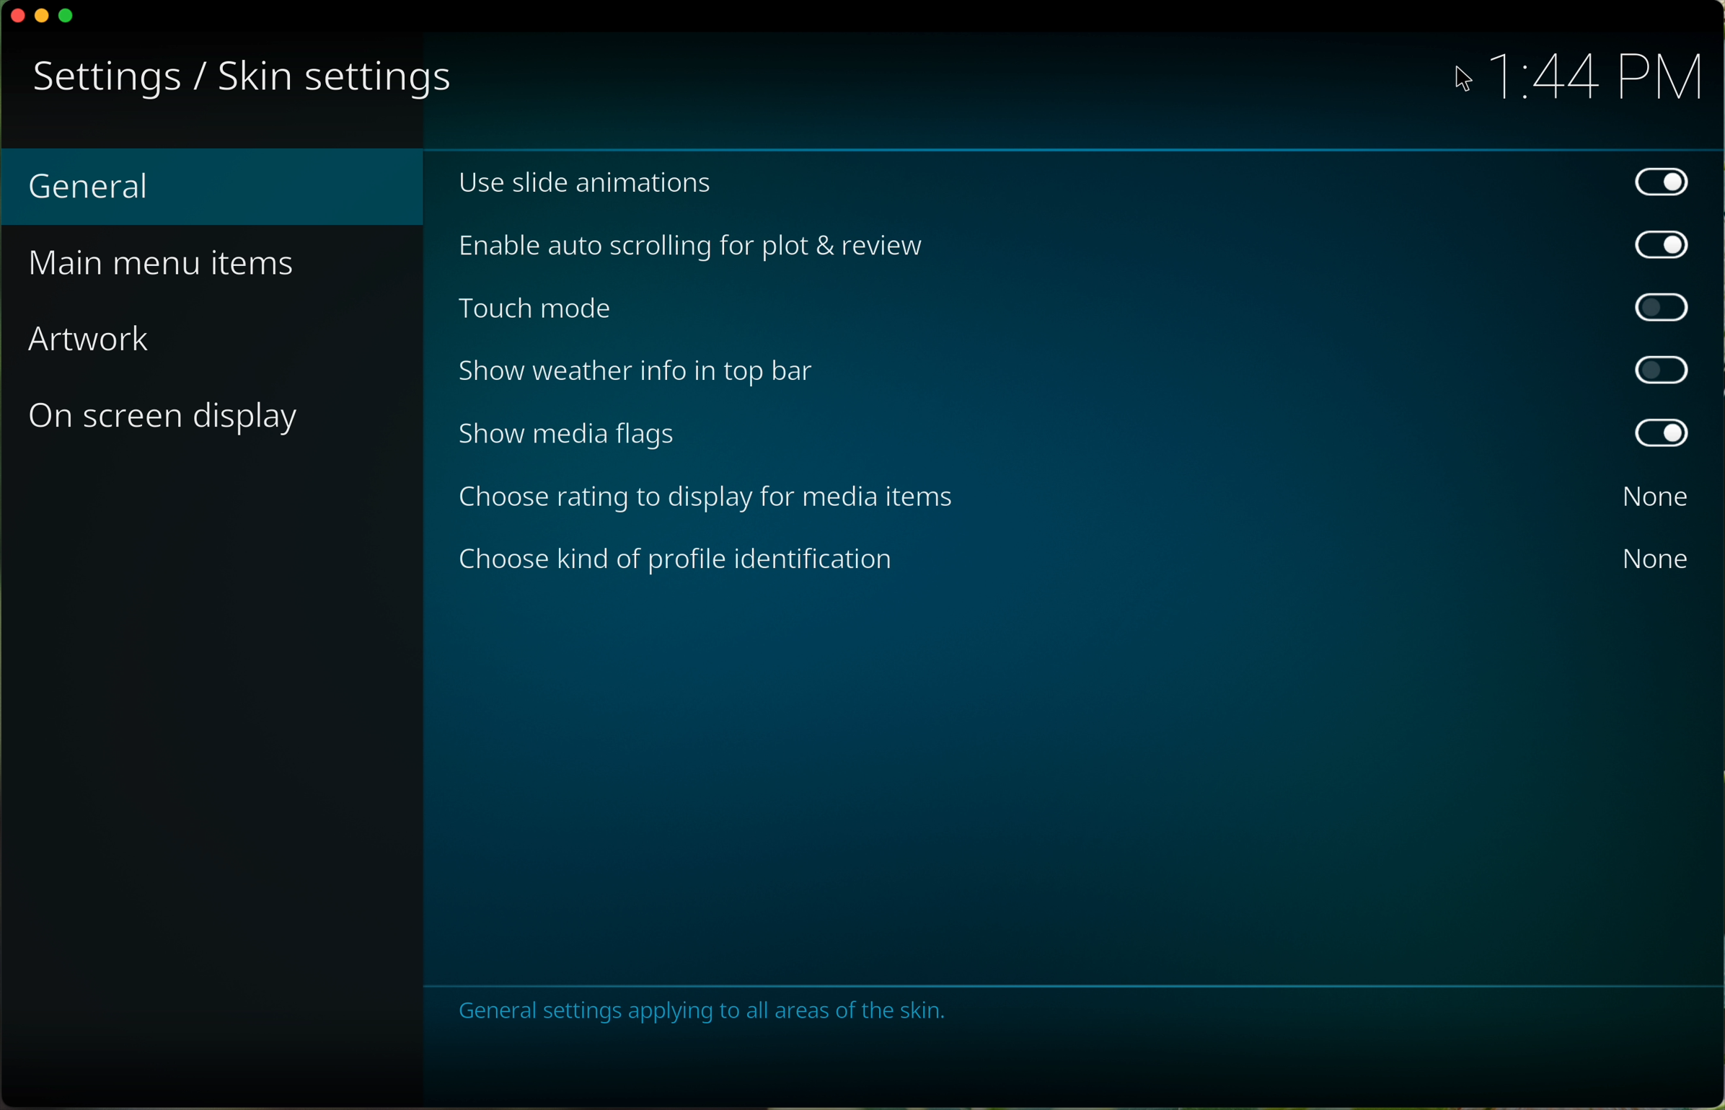 The height and width of the screenshot is (1110, 1725). I want to click on General, so click(216, 187).